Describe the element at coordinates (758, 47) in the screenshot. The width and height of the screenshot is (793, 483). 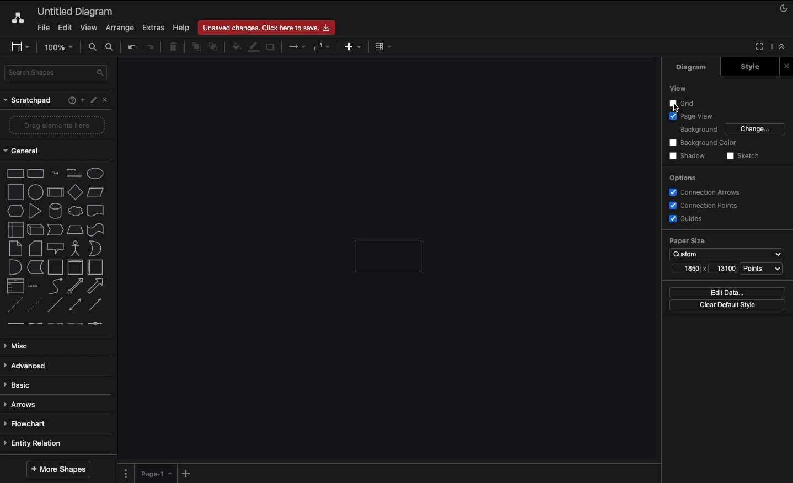
I see `Full screen` at that location.